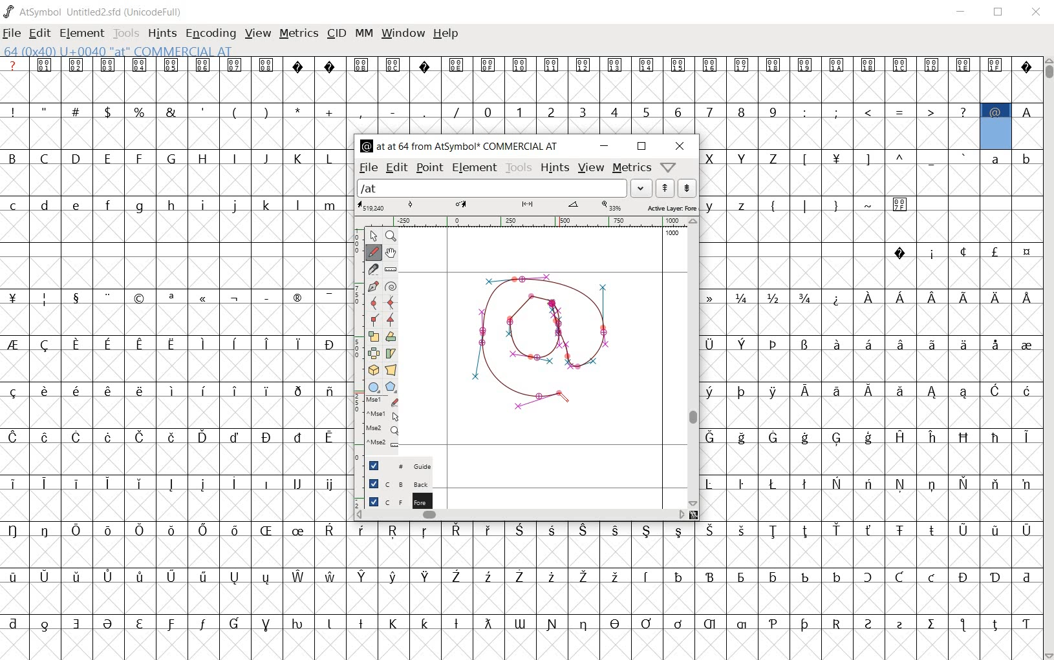  I want to click on CLOSE, so click(1037, 14).